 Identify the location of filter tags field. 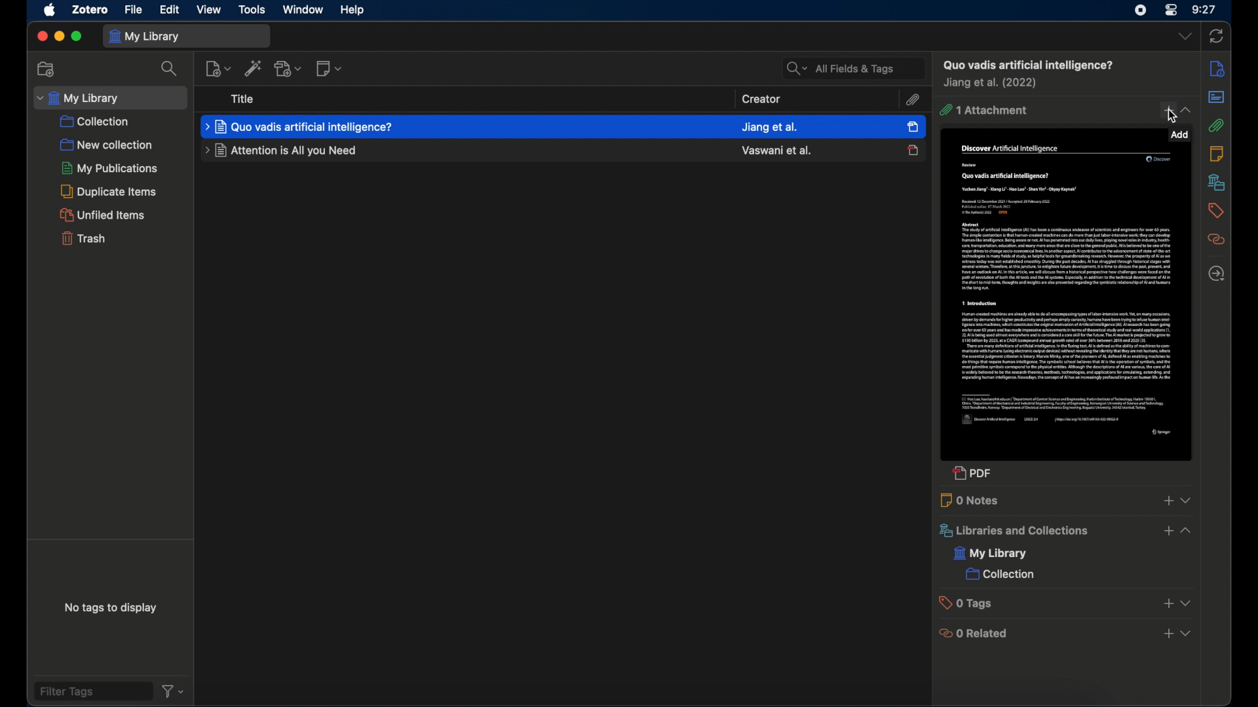
(92, 691).